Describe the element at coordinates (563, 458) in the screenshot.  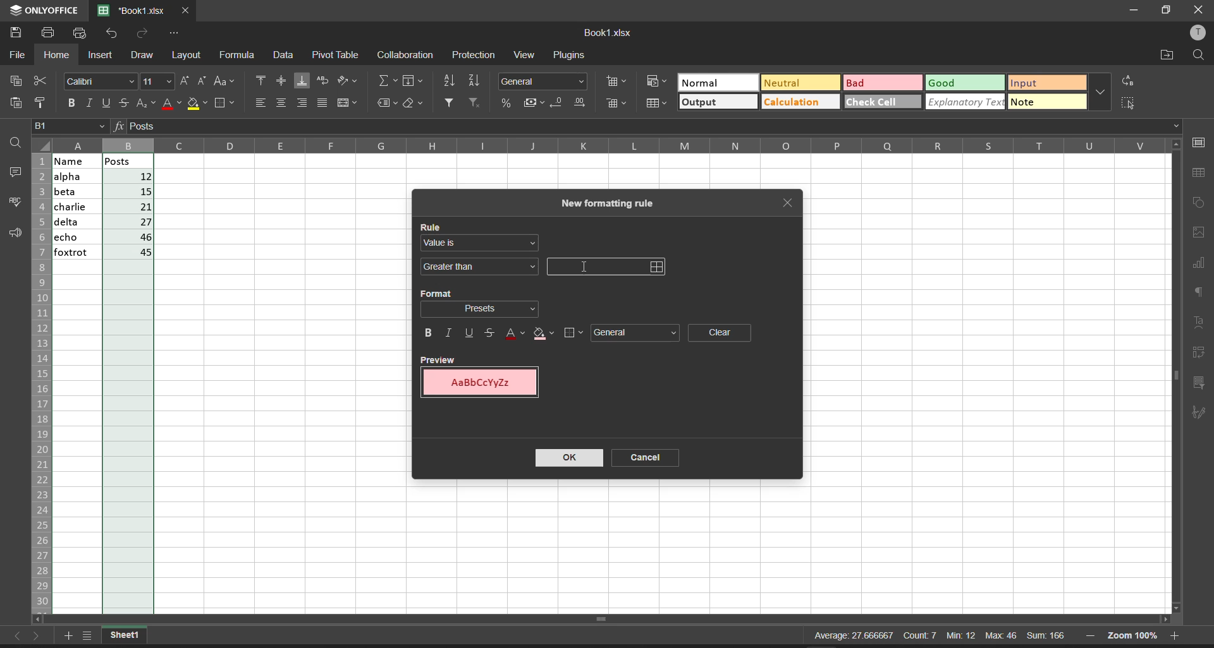
I see `ok` at that location.